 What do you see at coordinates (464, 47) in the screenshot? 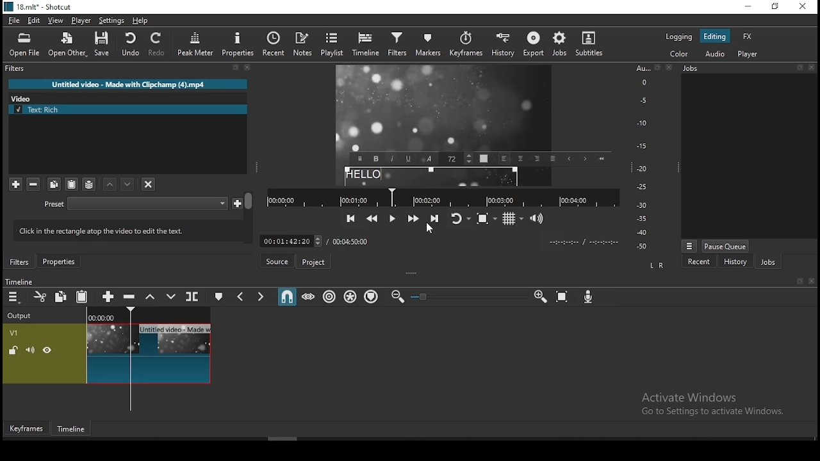
I see `keyframes` at bounding box center [464, 47].